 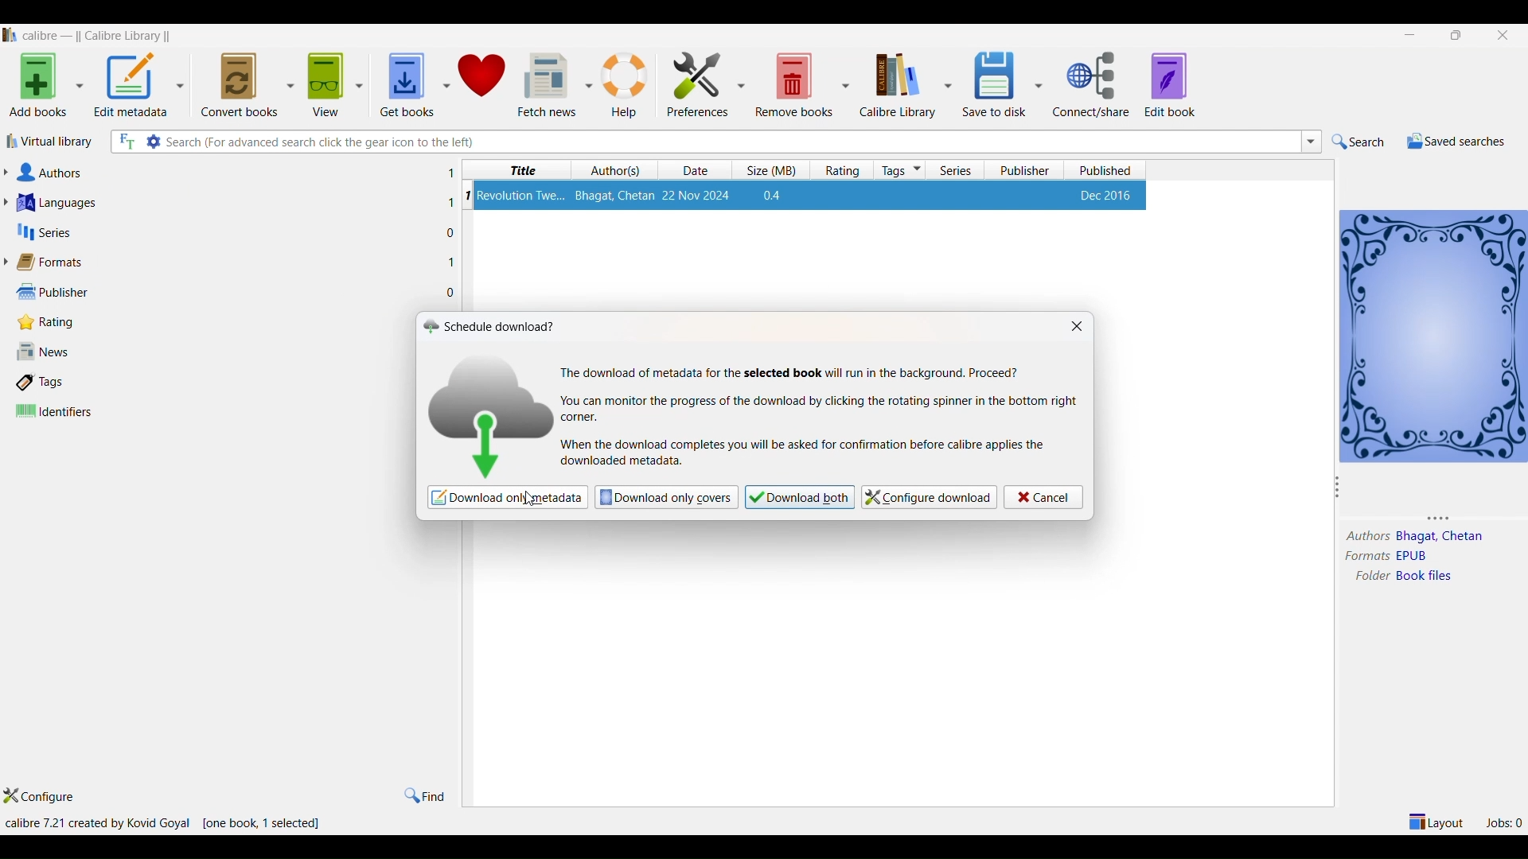 What do you see at coordinates (844, 170) in the screenshot?
I see `rating` at bounding box center [844, 170].